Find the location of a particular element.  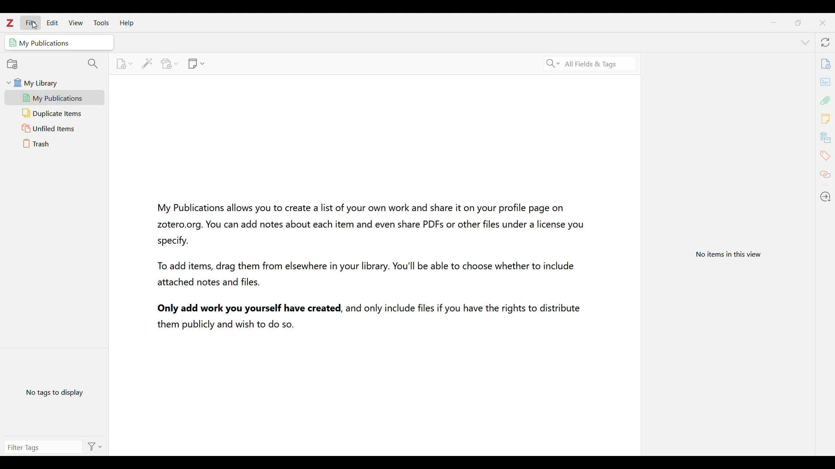

Libraries and collections is located at coordinates (825, 137).